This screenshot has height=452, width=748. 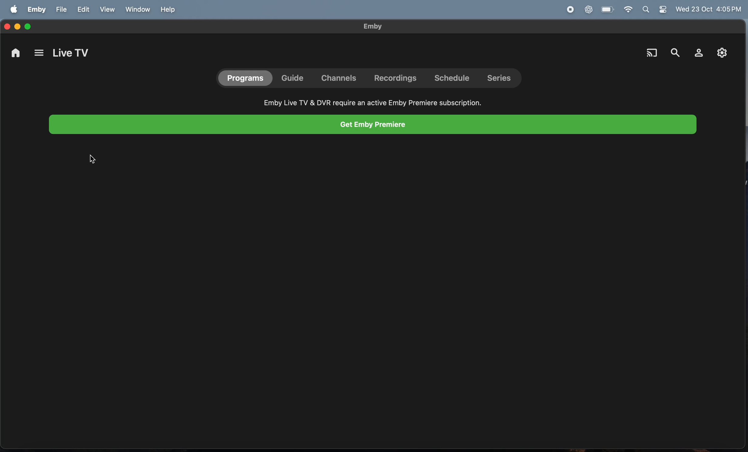 What do you see at coordinates (568, 9) in the screenshot?
I see `record` at bounding box center [568, 9].